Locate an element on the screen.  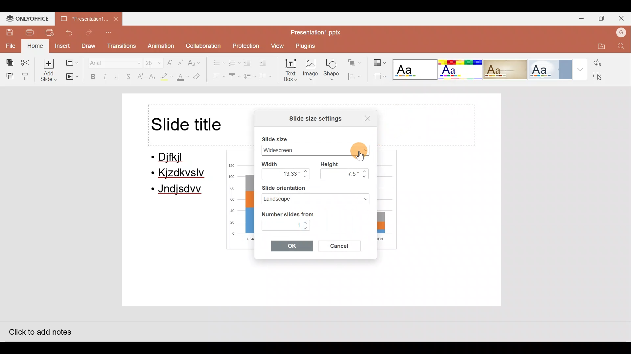
Select slide size is located at coordinates (379, 77).